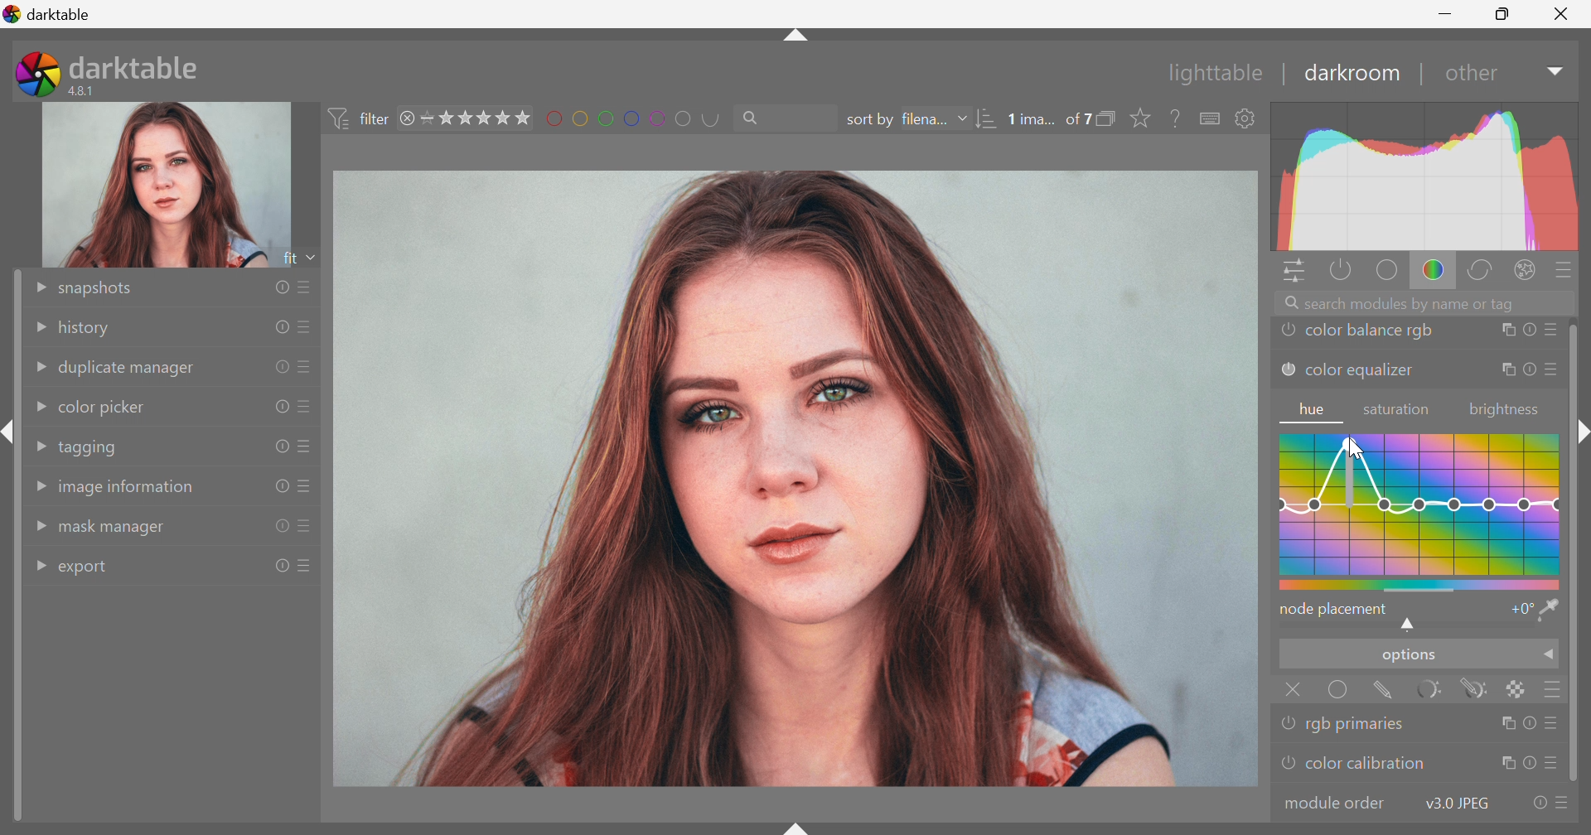  Describe the element at coordinates (37, 407) in the screenshot. I see `Drop Down` at that location.